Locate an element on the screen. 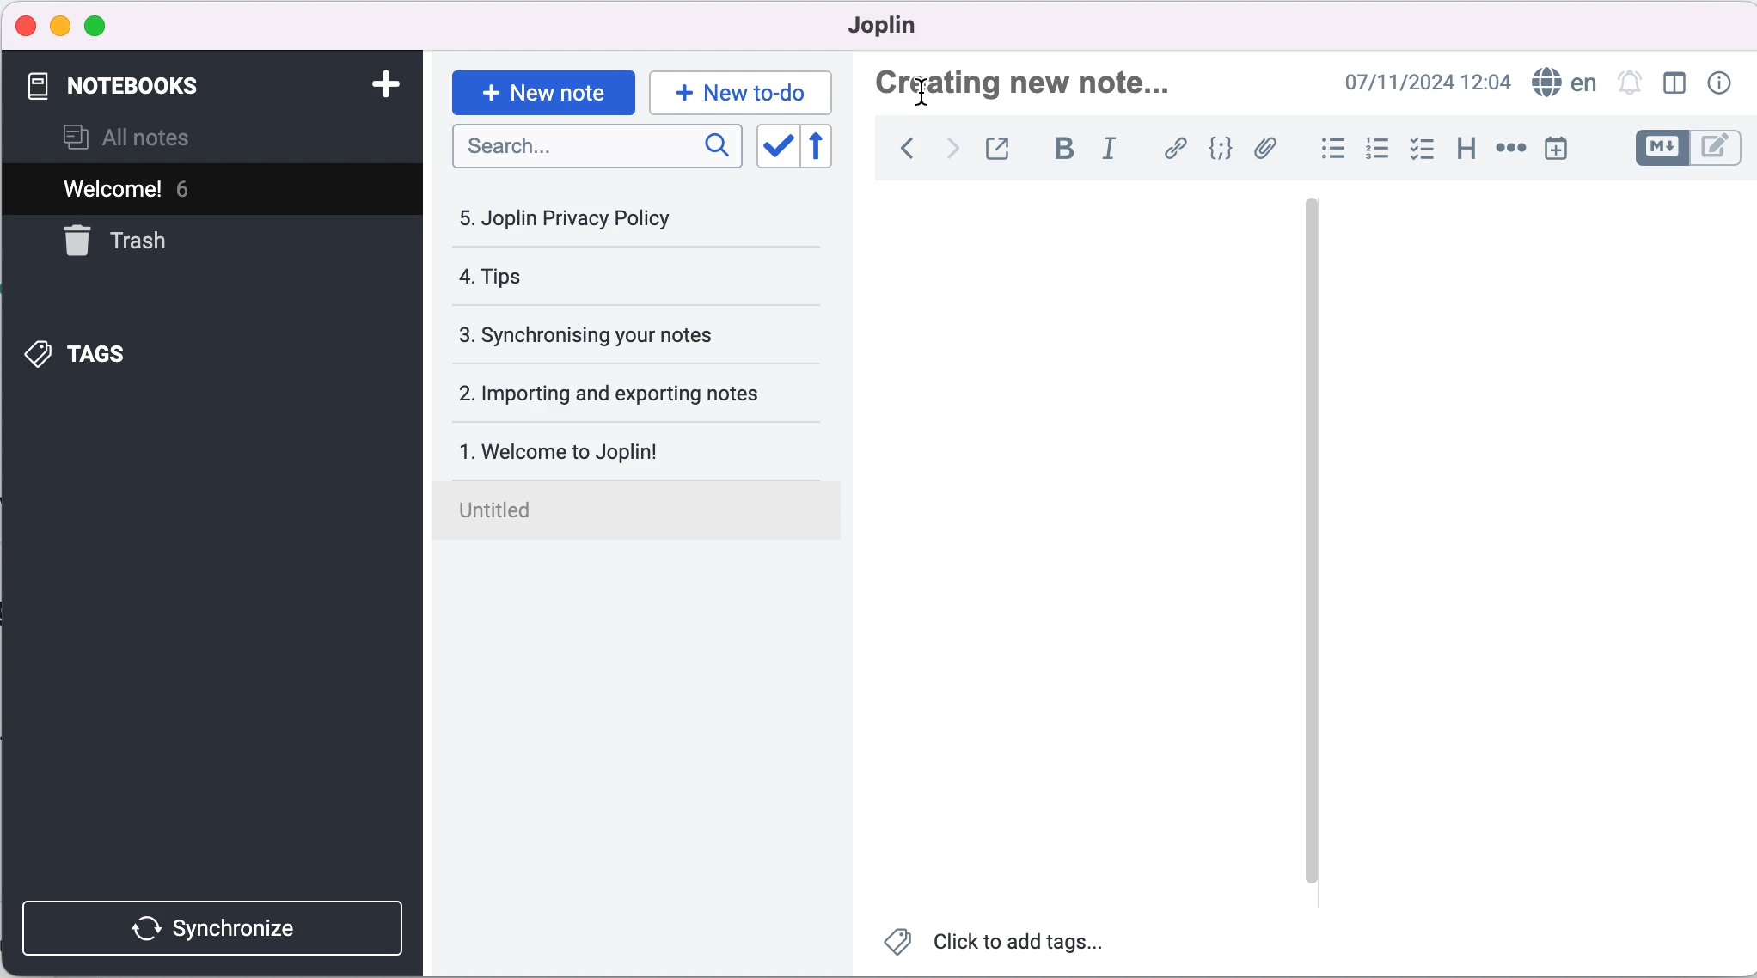  blank canvas note 1 is located at coordinates (1075, 553).